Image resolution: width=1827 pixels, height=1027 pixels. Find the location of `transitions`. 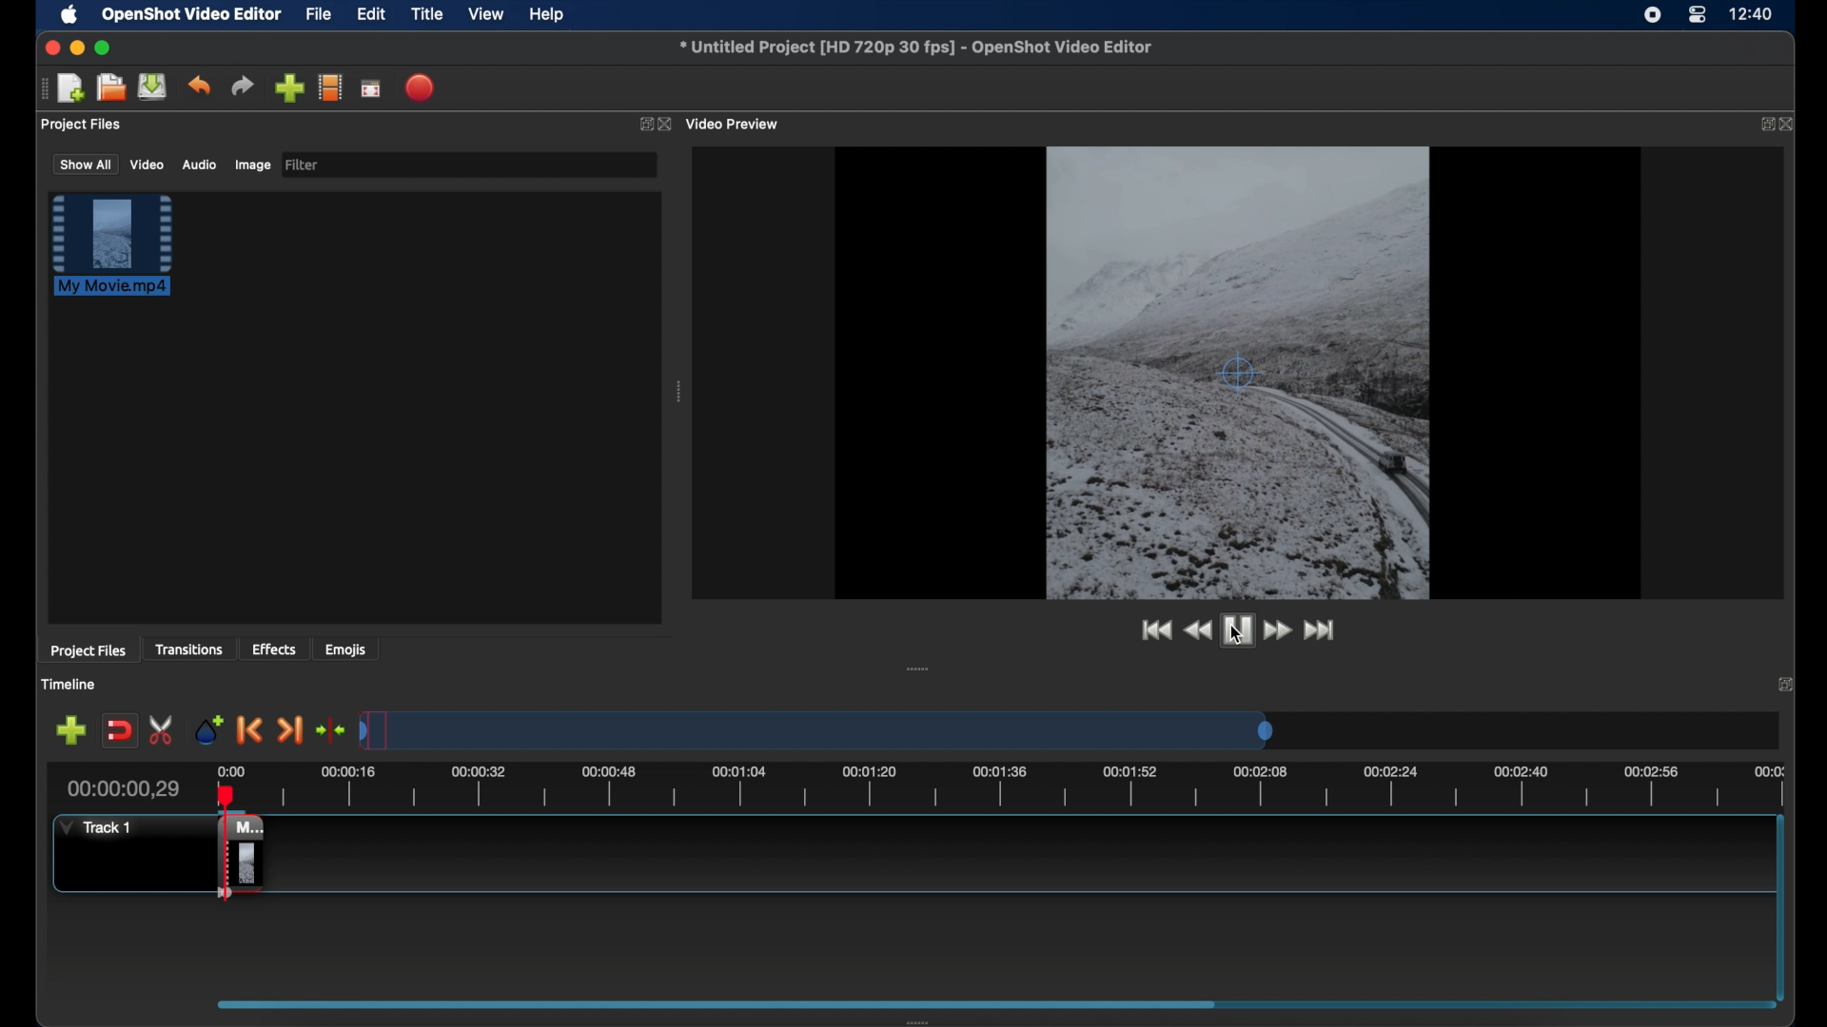

transitions is located at coordinates (191, 650).